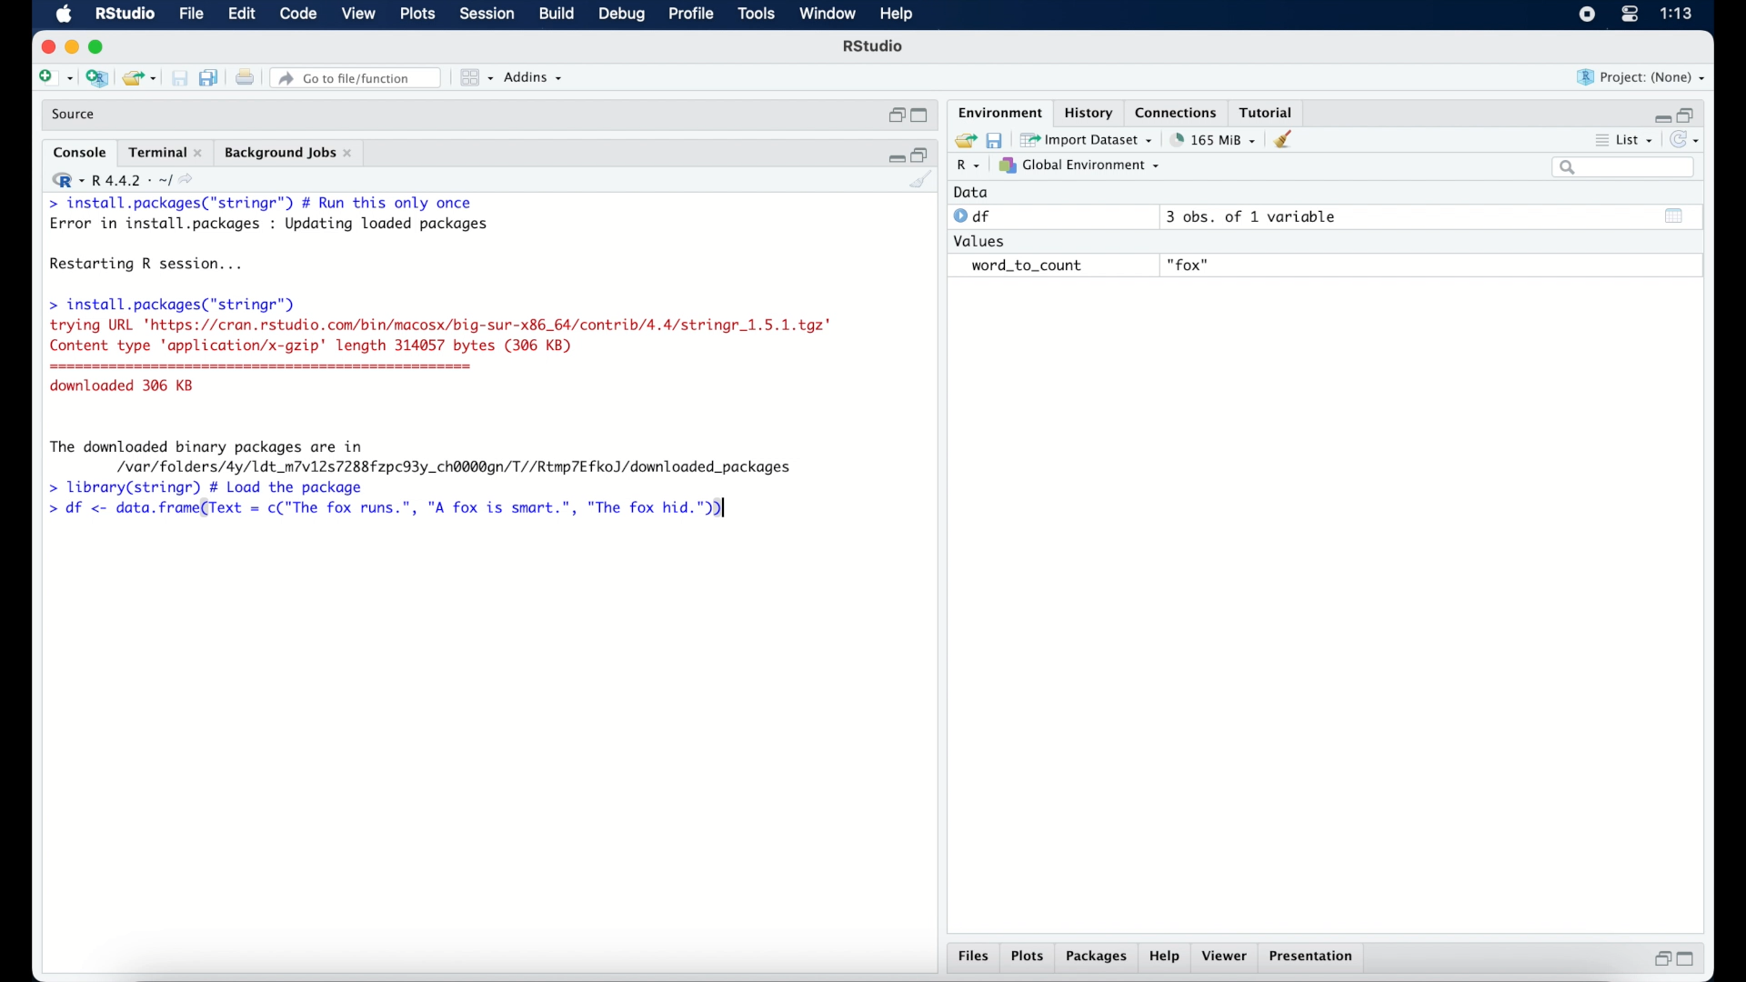 The height and width of the screenshot is (982, 1746). Describe the element at coordinates (921, 154) in the screenshot. I see `restore down` at that location.